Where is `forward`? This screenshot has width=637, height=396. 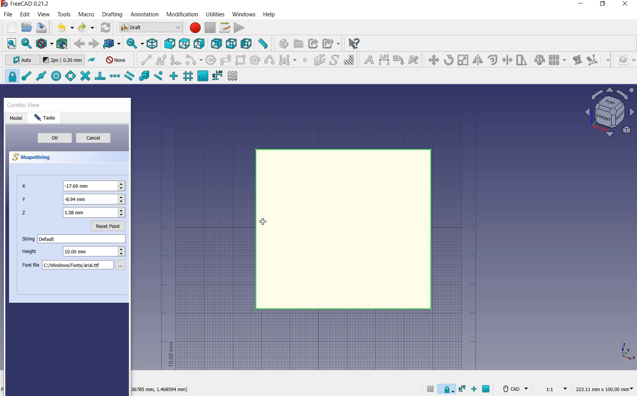
forward is located at coordinates (94, 44).